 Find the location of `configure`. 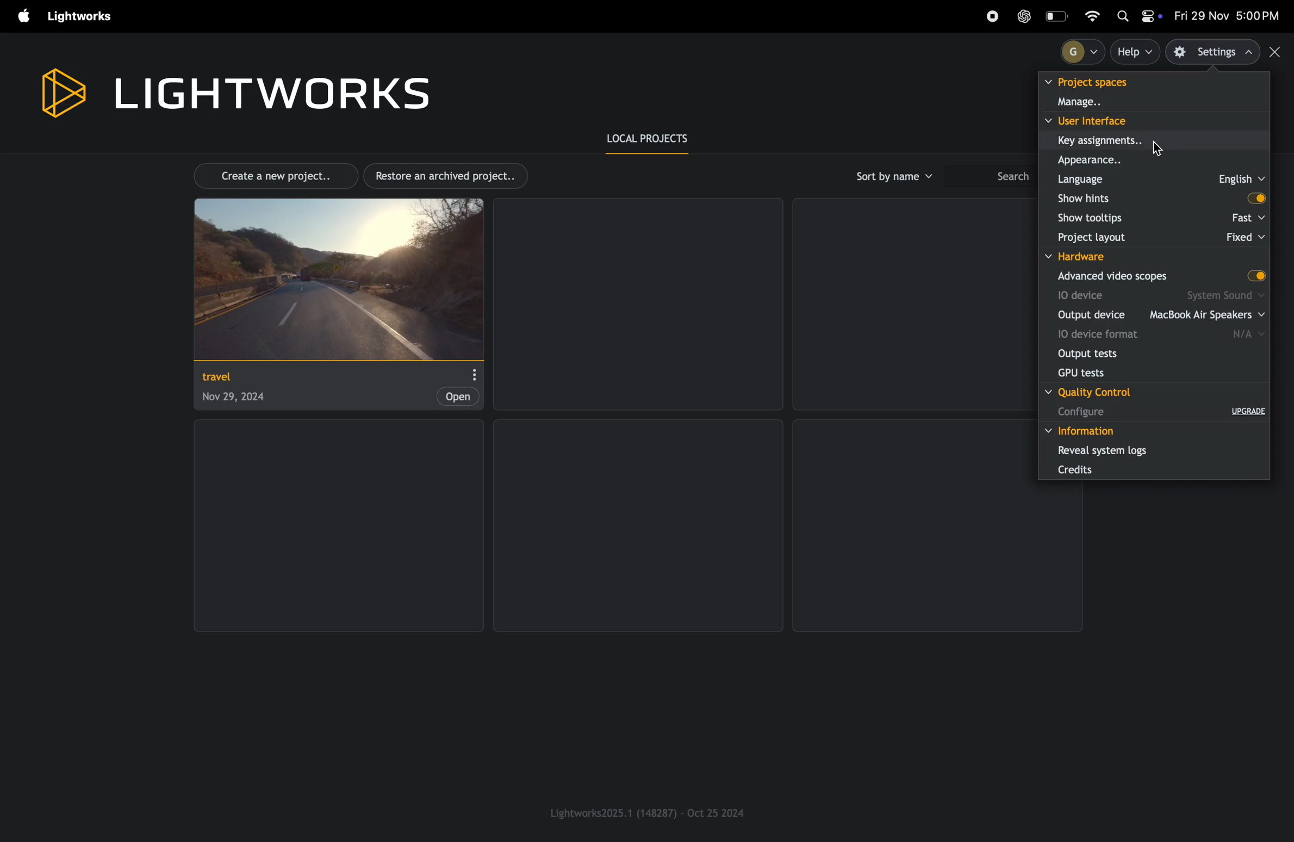

configure is located at coordinates (1157, 410).